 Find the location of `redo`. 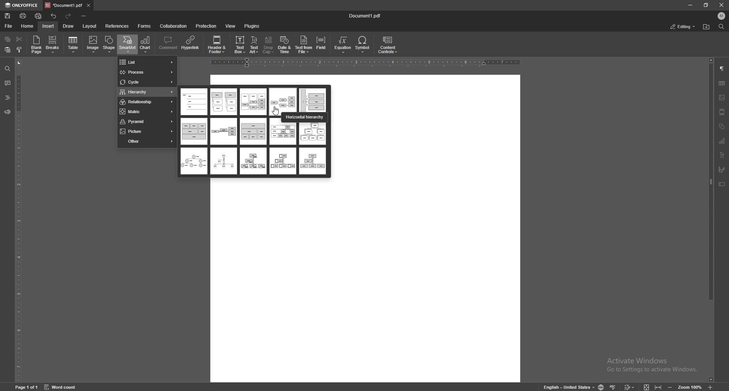

redo is located at coordinates (68, 16).